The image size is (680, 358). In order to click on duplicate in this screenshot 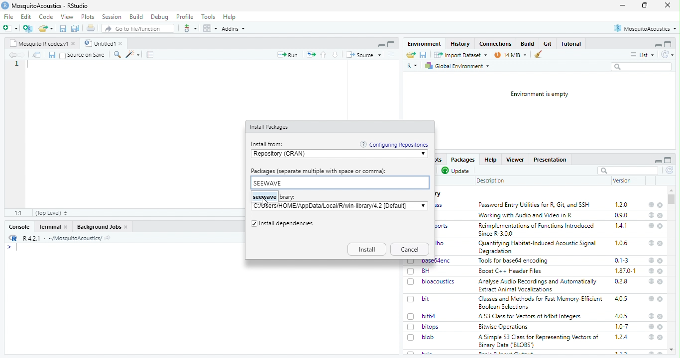, I will do `click(76, 28)`.